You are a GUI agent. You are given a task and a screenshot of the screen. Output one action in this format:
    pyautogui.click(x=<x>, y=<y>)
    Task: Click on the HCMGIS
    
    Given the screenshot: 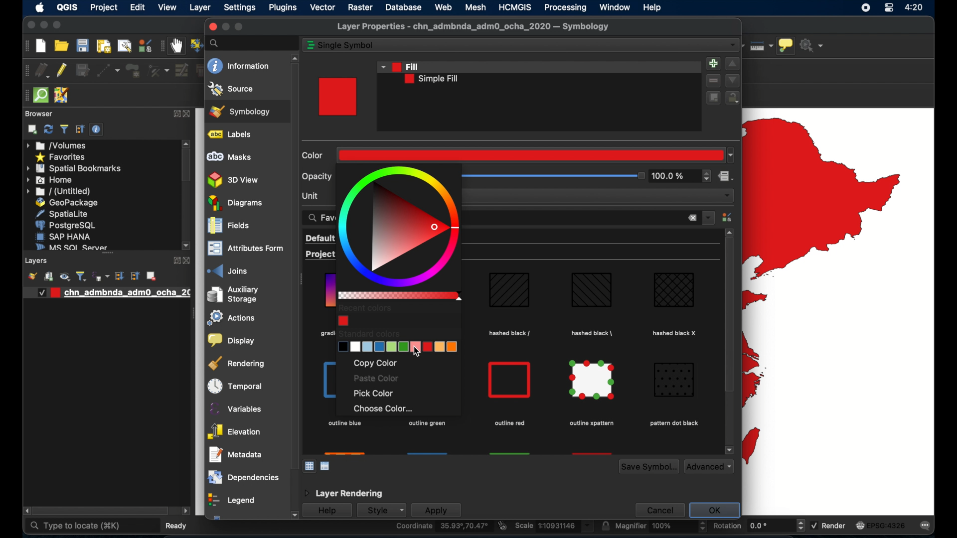 What is the action you would take?
    pyautogui.click(x=515, y=7)
    